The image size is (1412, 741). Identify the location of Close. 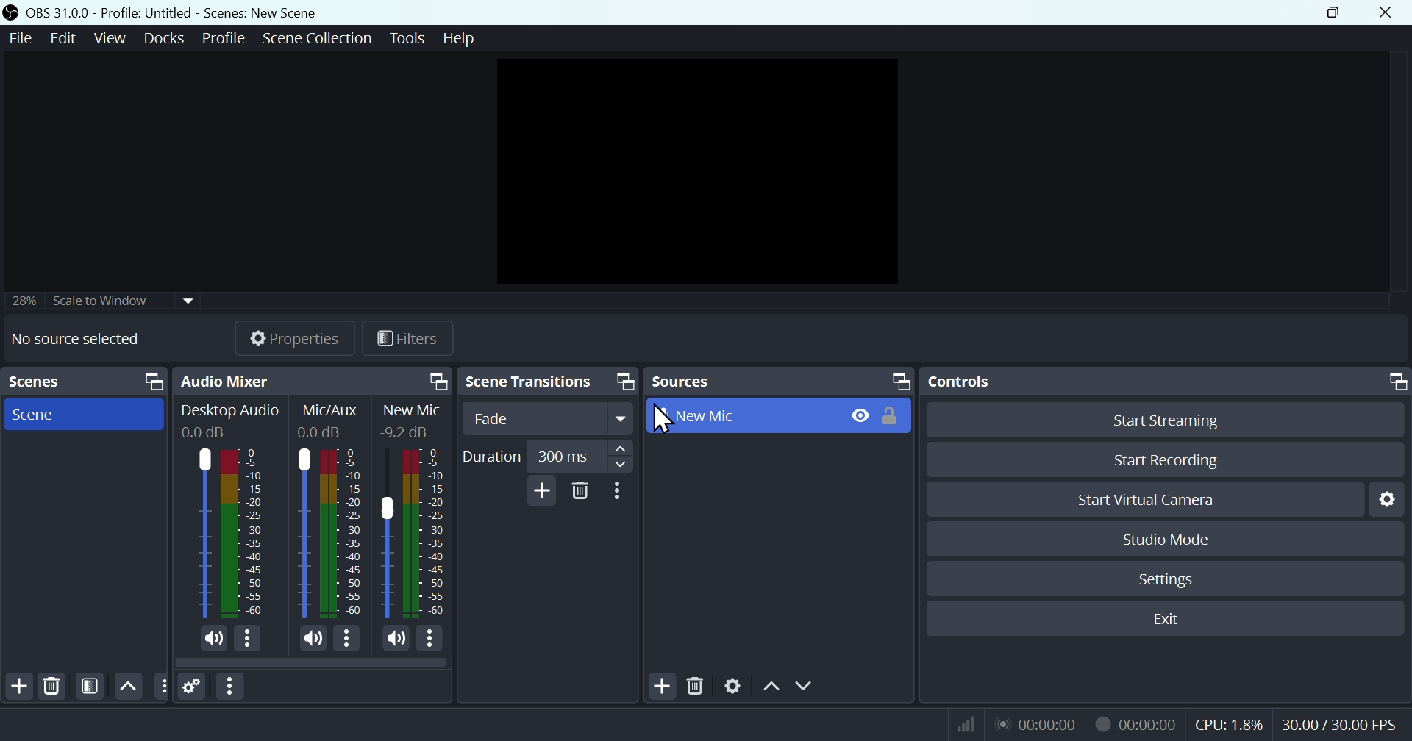
(1388, 14).